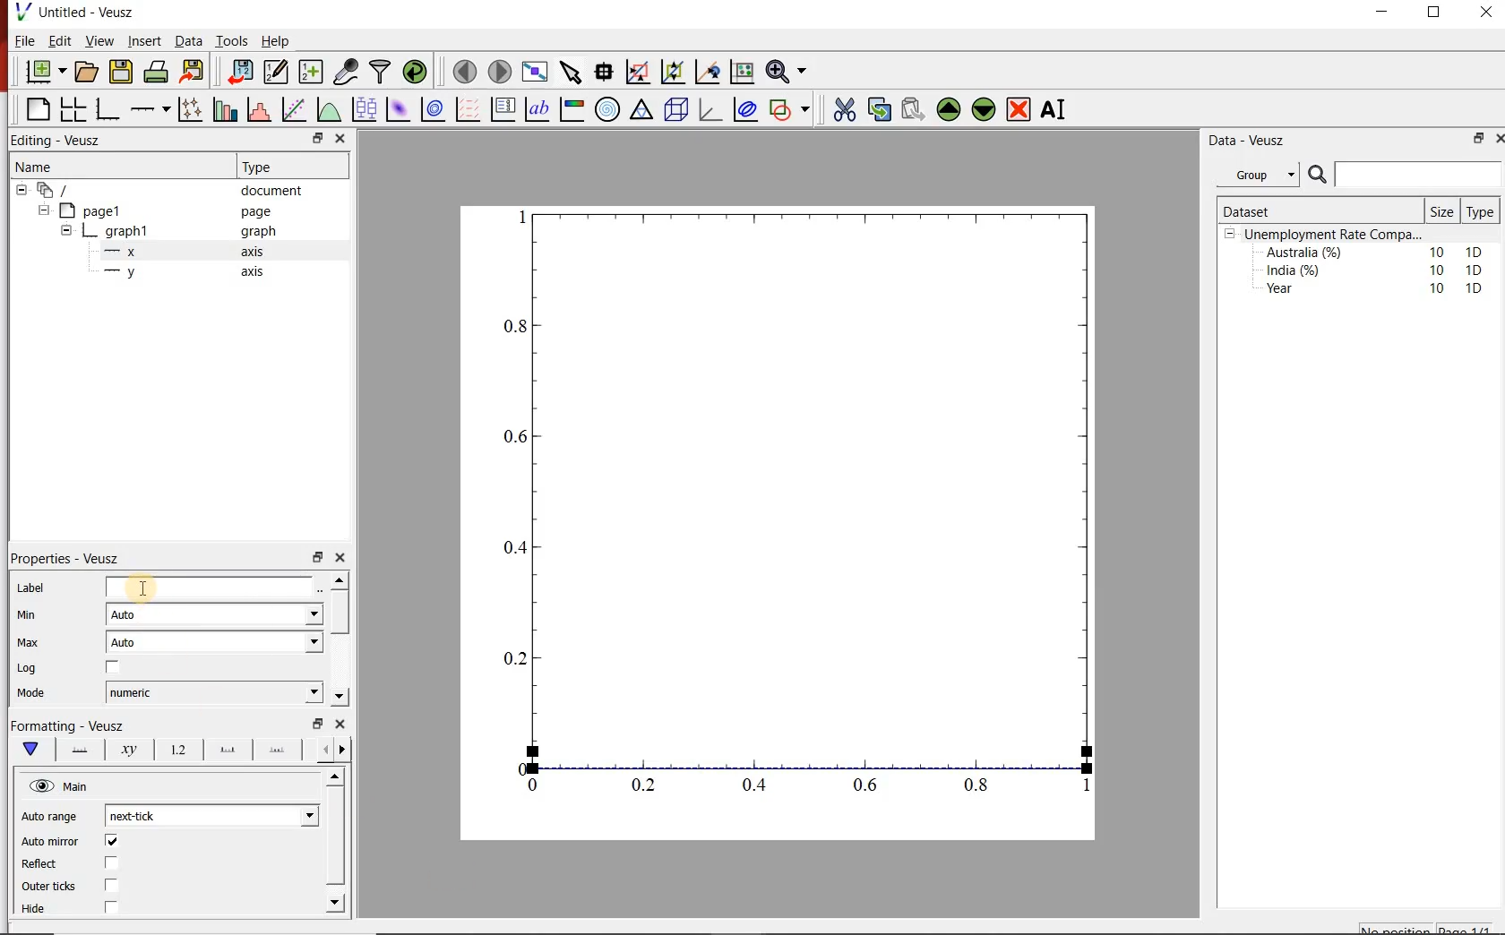  Describe the element at coordinates (185, 232) in the screenshot. I see `graph1
pl graph` at that location.